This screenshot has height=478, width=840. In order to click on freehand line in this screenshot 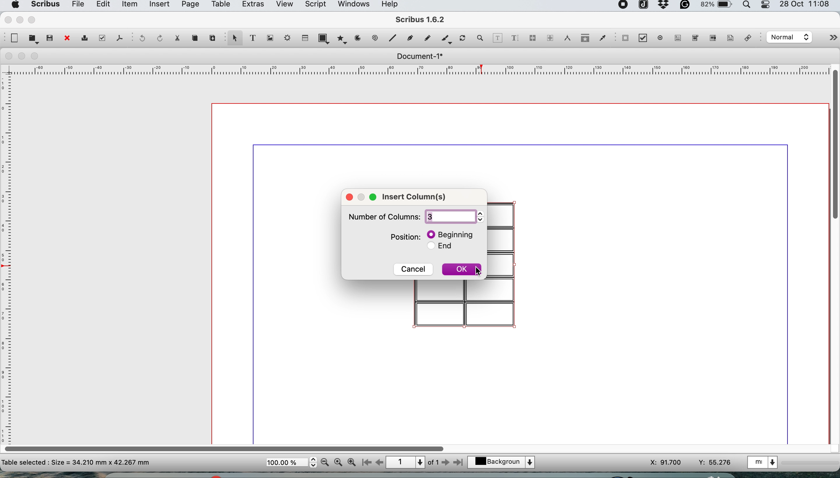, I will do `click(426, 38)`.